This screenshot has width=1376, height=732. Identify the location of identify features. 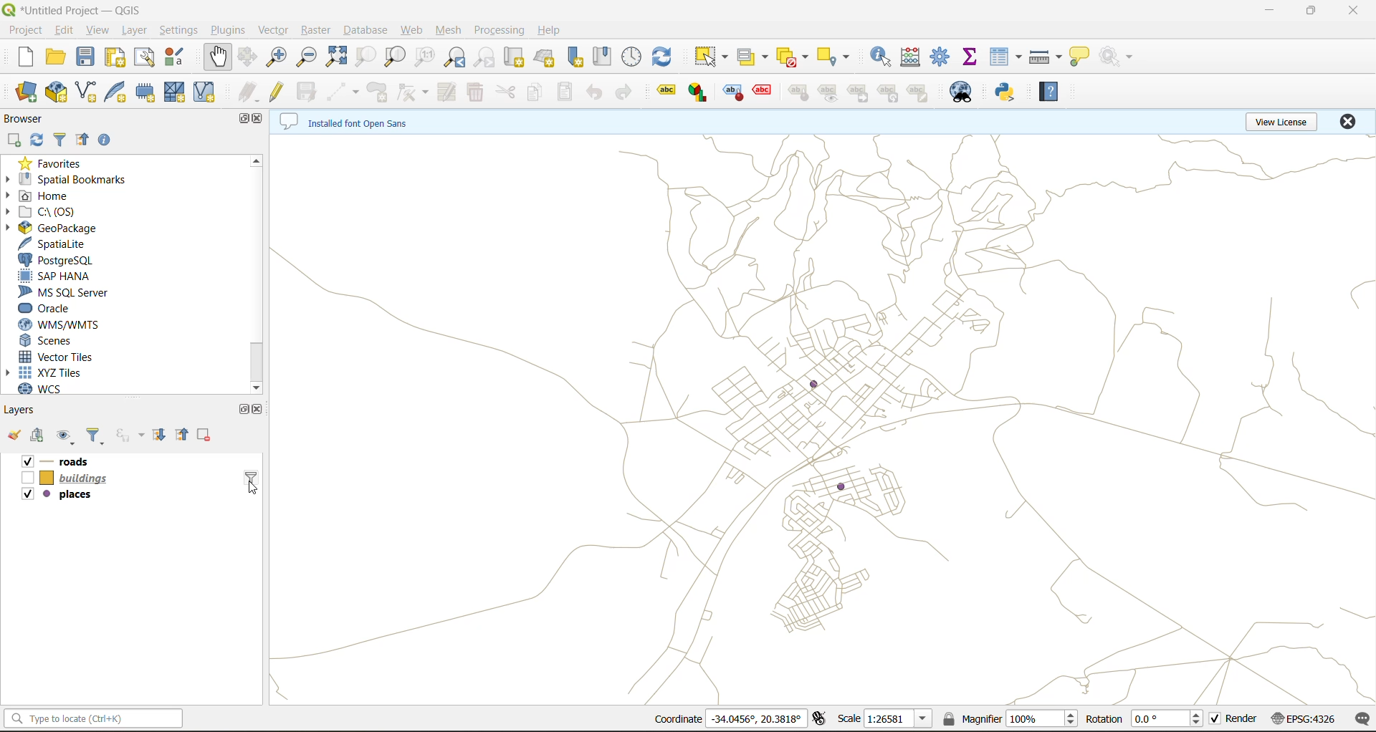
(884, 55).